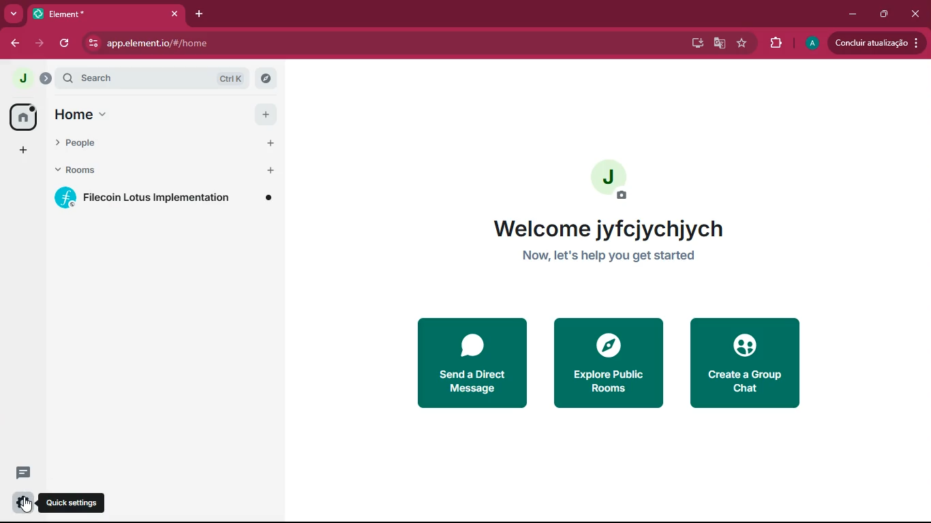  Describe the element at coordinates (161, 116) in the screenshot. I see `home` at that location.